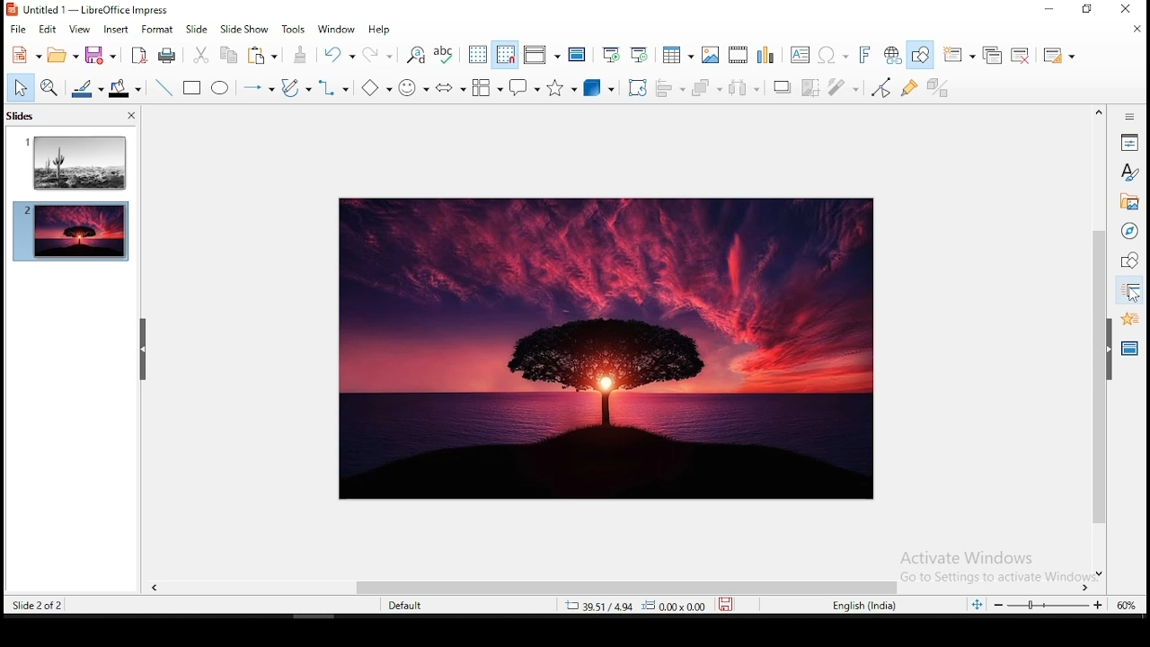 This screenshot has width=1150, height=647. I want to click on slide transition, so click(1131, 293).